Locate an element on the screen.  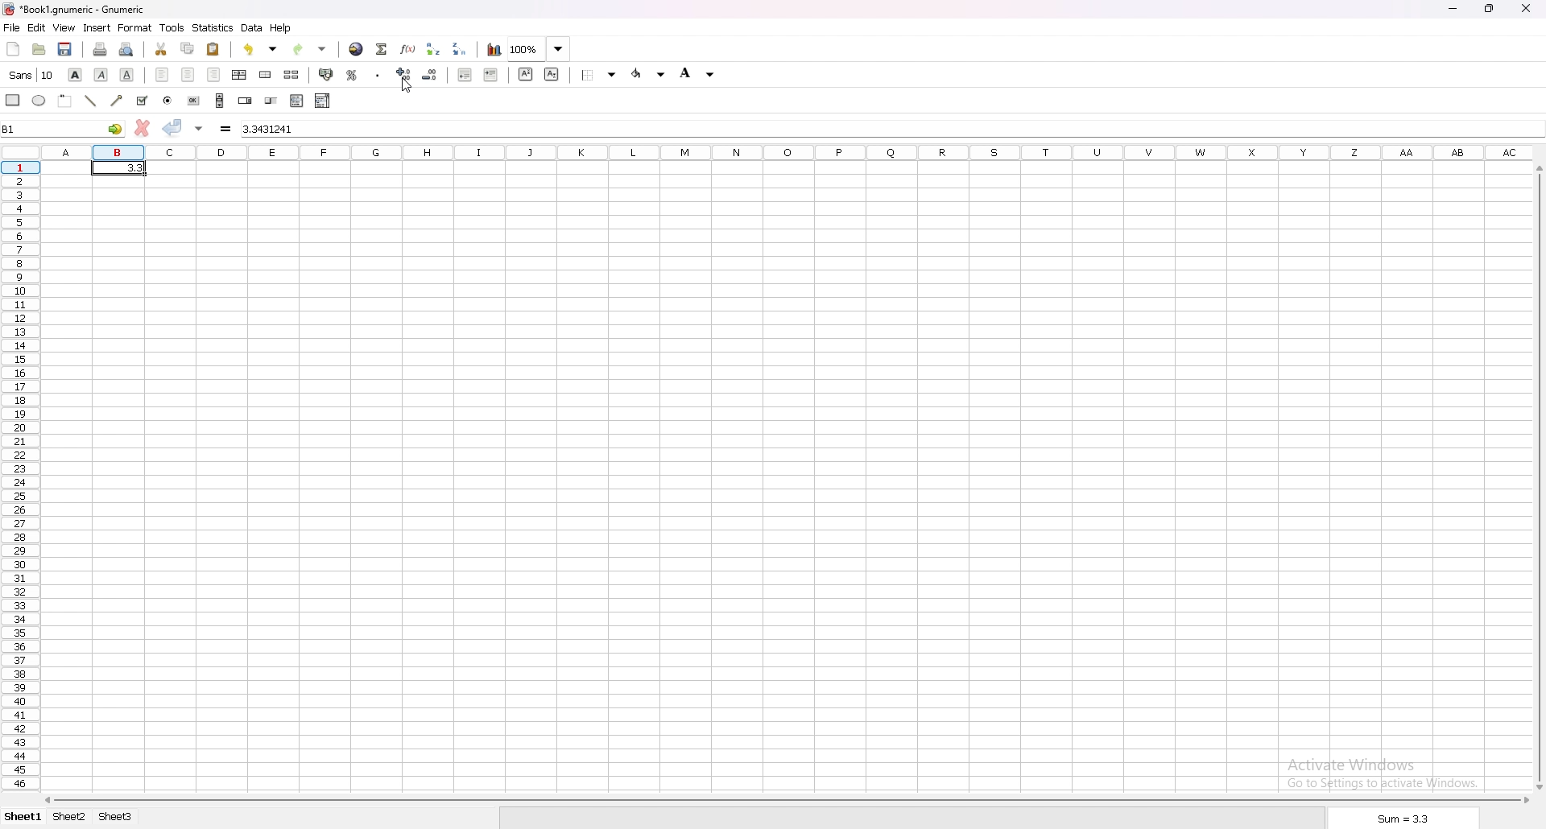
spin button is located at coordinates (246, 100).